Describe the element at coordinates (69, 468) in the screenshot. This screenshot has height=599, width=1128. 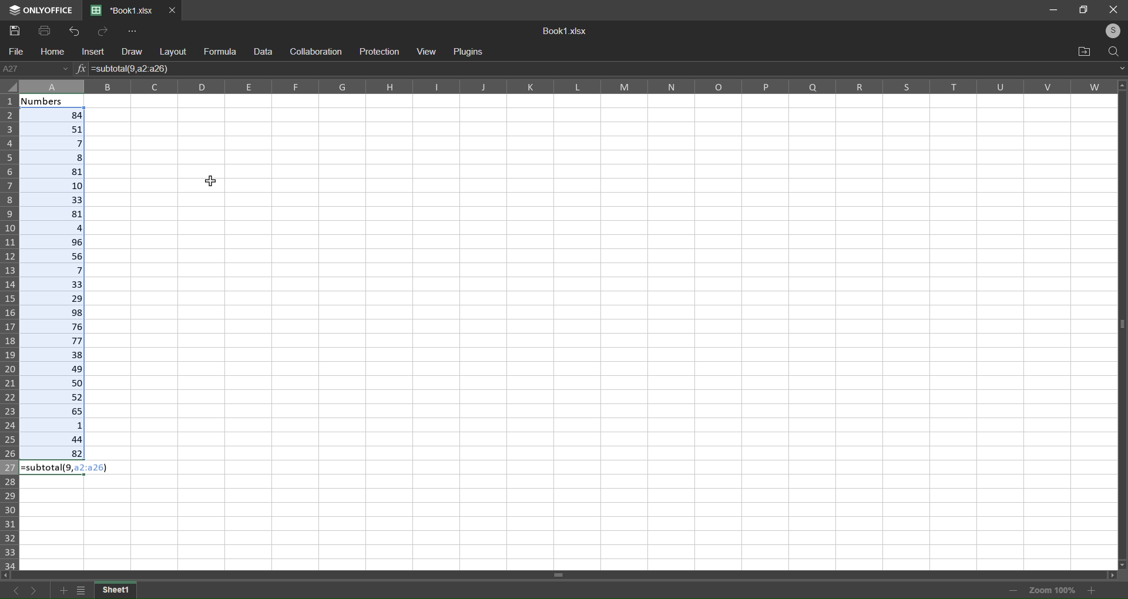
I see `=subtotal(9,a2,a26)` at that location.